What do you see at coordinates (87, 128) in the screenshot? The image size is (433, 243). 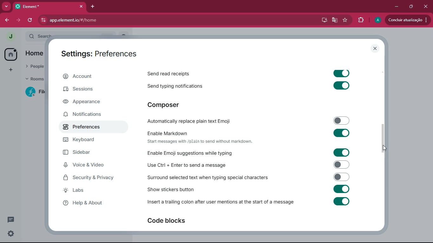 I see `preferences` at bounding box center [87, 128].